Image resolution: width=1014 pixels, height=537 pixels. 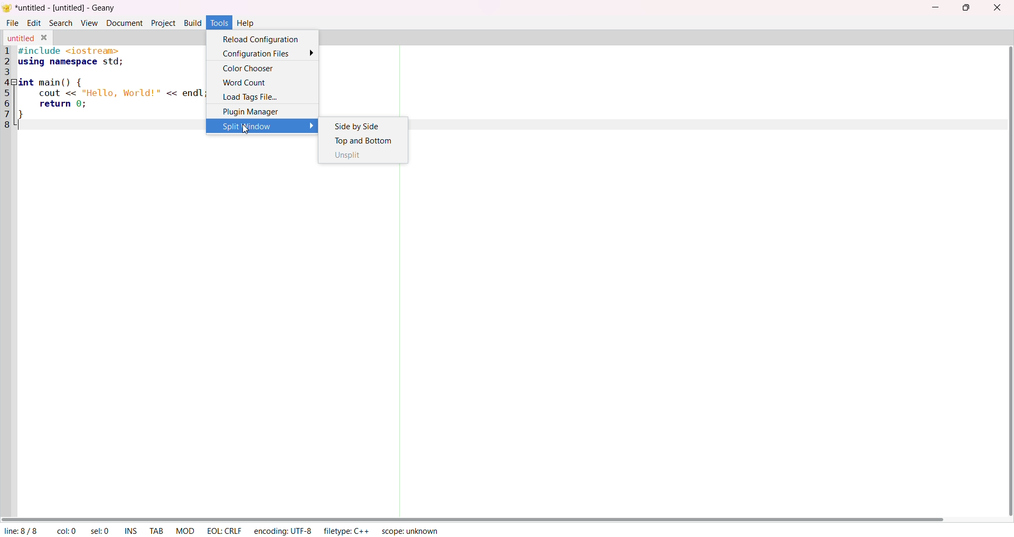 I want to click on View, so click(x=90, y=23).